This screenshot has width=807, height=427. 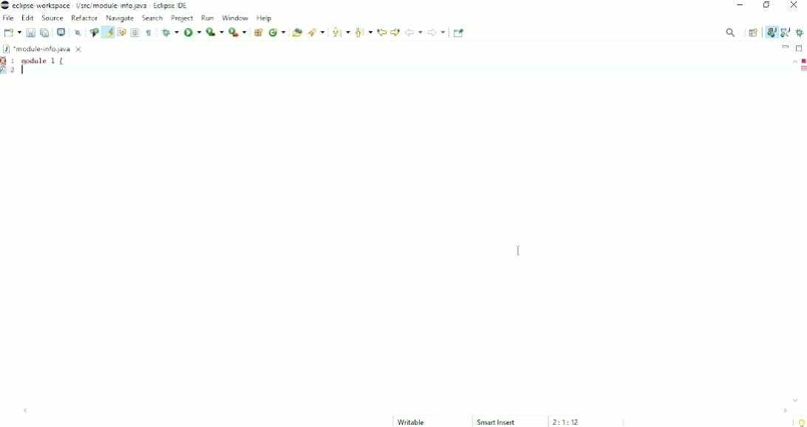 I want to click on Close, so click(x=795, y=6).